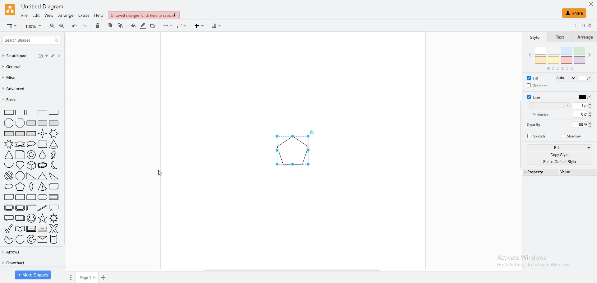 This screenshot has height=283, width=597. What do you see at coordinates (15, 89) in the screenshot?
I see `advanced` at bounding box center [15, 89].